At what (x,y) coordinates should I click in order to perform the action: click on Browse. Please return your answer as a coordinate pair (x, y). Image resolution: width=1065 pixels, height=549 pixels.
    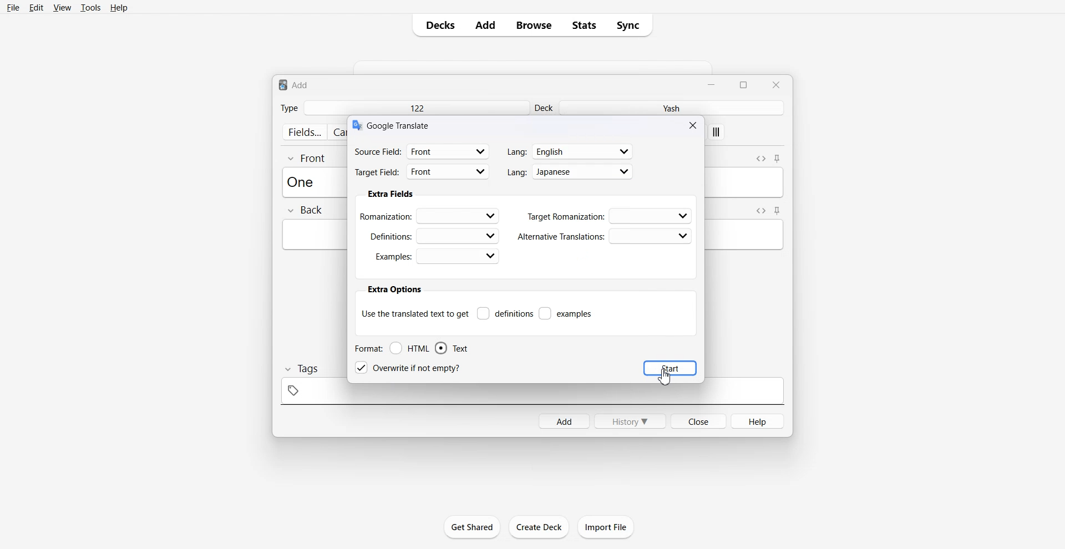
    Looking at the image, I should click on (534, 25).